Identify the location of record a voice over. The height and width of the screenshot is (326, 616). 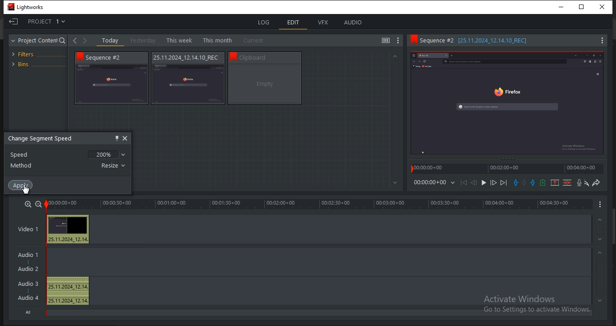
(578, 182).